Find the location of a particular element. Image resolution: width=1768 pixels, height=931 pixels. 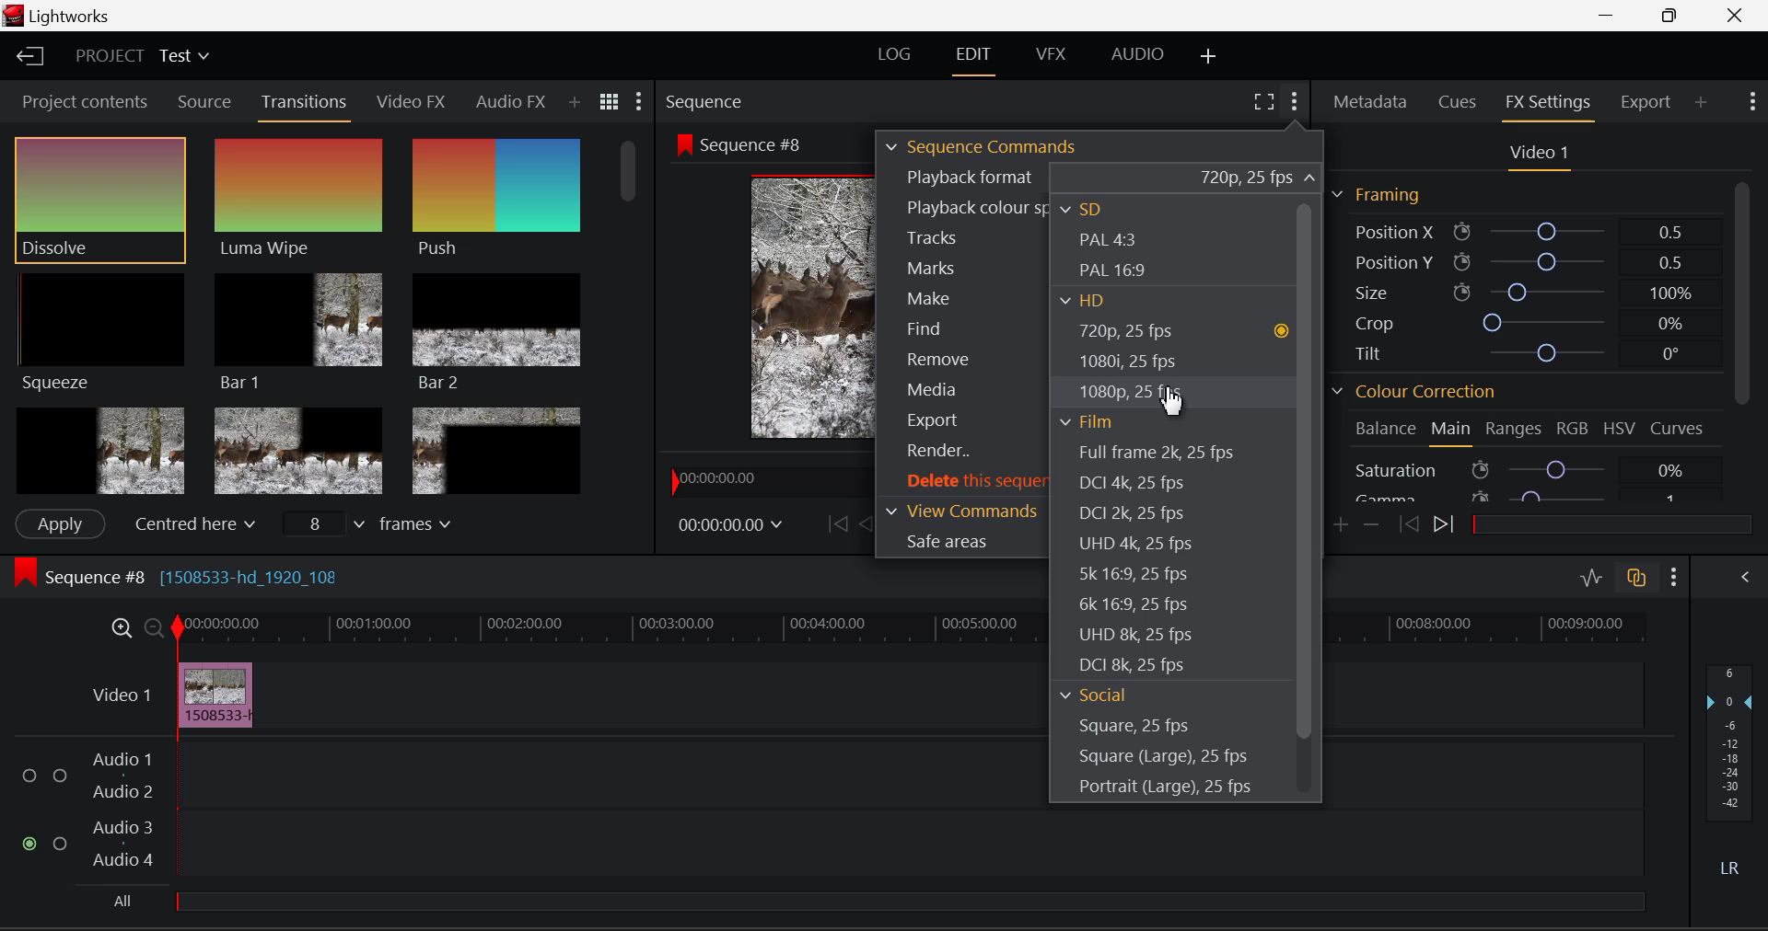

Render is located at coordinates (960, 453).